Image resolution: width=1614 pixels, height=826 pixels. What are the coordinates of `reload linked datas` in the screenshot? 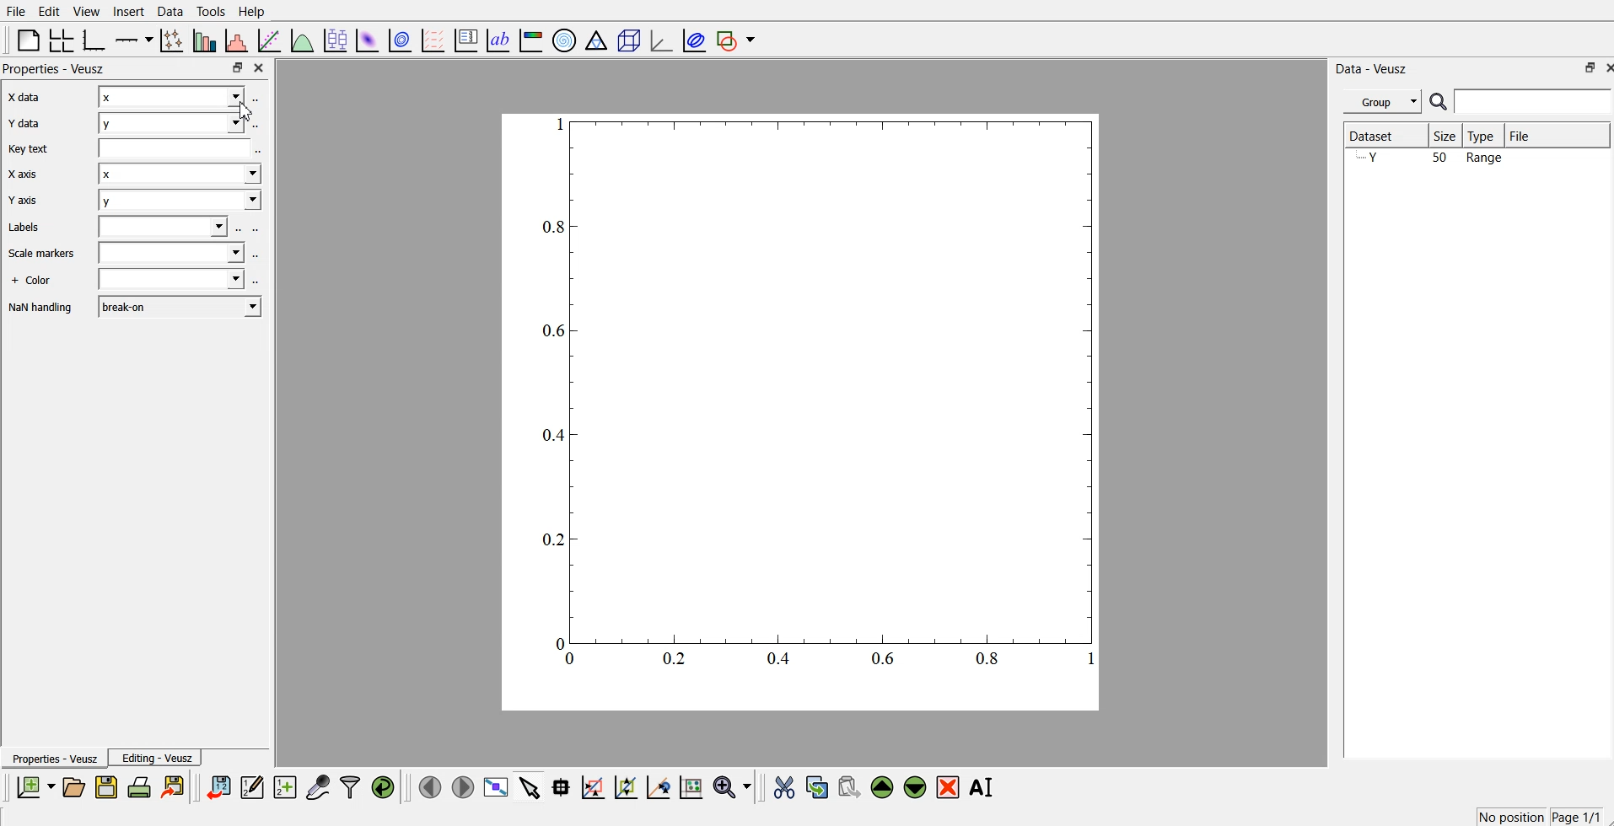 It's located at (385, 788).